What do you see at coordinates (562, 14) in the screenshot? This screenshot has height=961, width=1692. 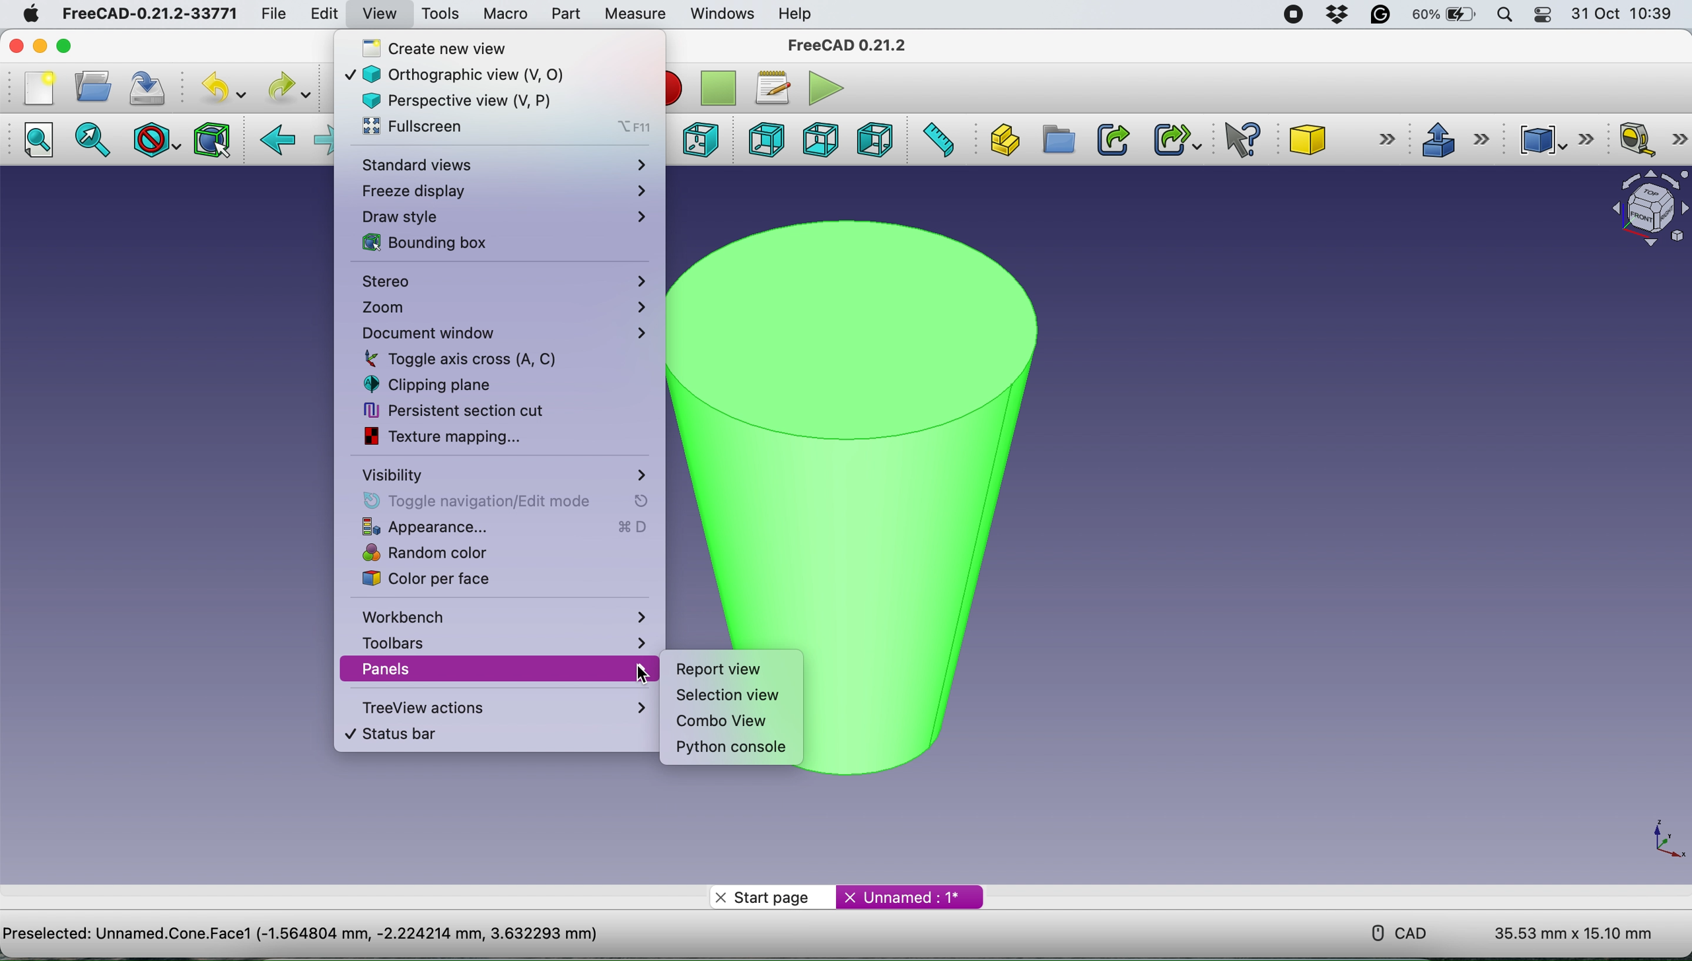 I see `part` at bounding box center [562, 14].